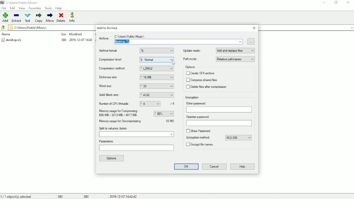 This screenshot has width=354, height=199. Describe the element at coordinates (157, 60) in the screenshot. I see `5 - Nomal` at that location.